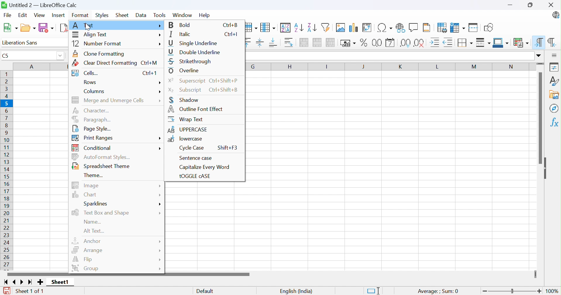 The width and height of the screenshot is (561, 295). Describe the element at coordinates (530, 6) in the screenshot. I see `Restore down` at that location.